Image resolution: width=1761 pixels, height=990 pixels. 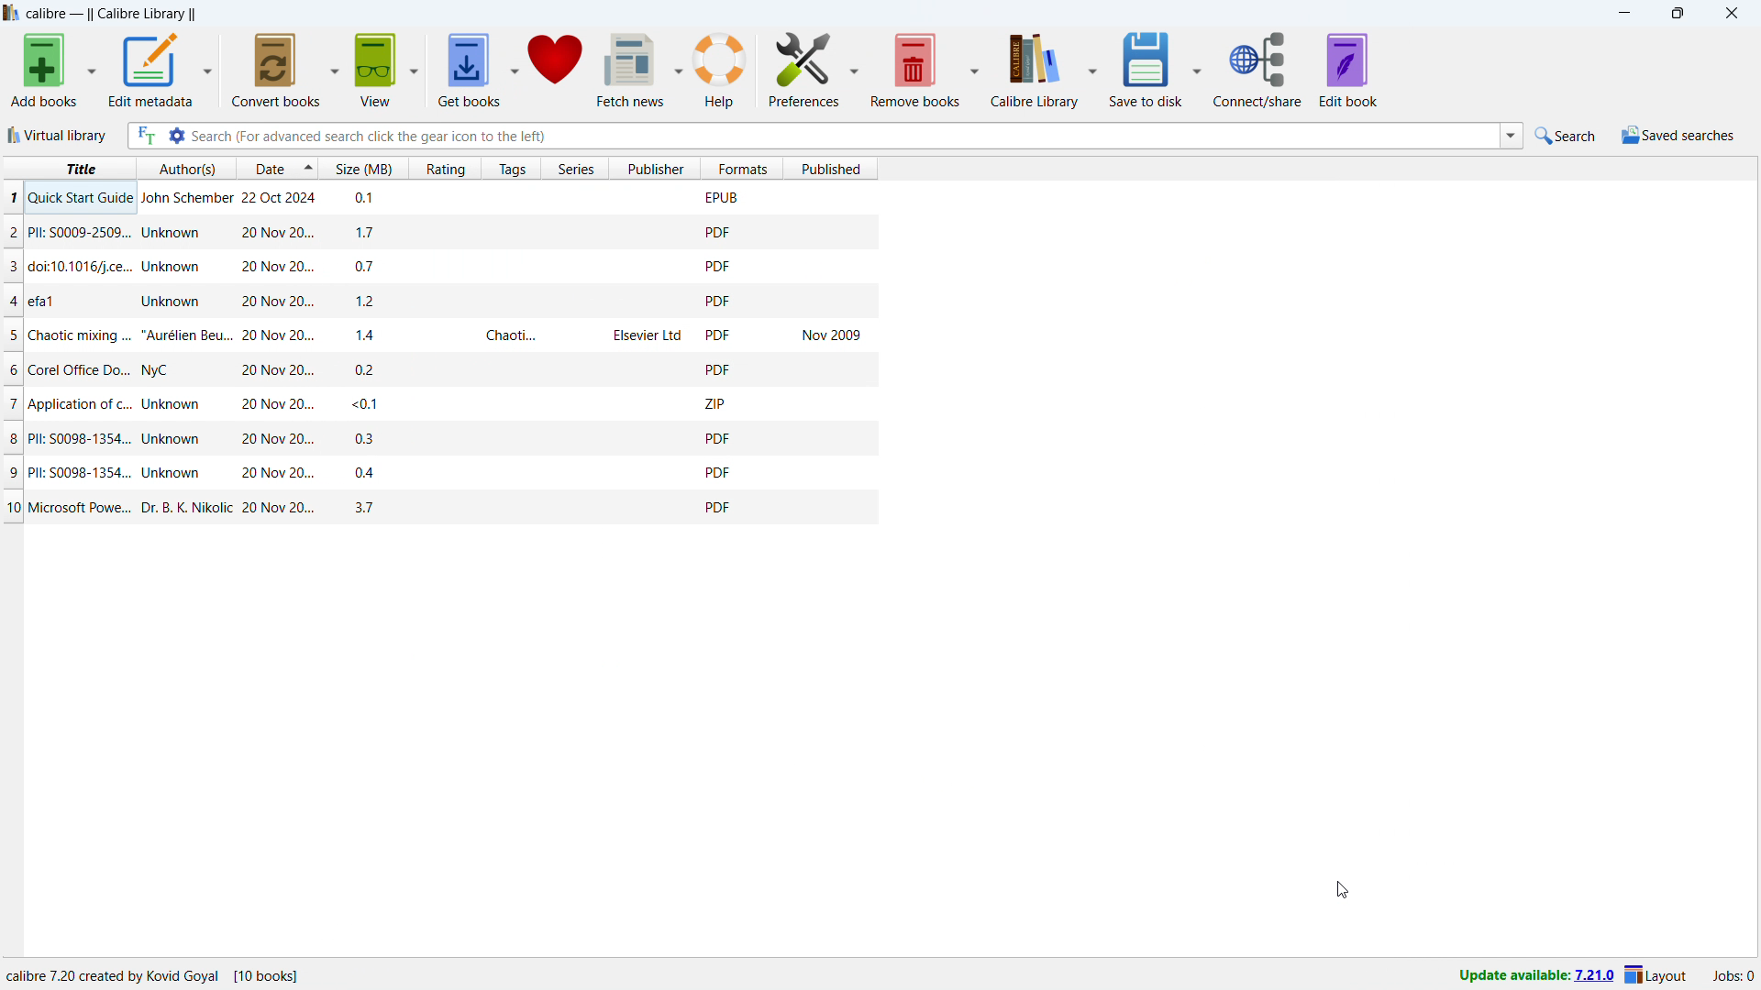 What do you see at coordinates (1567, 134) in the screenshot?
I see `quick search` at bounding box center [1567, 134].